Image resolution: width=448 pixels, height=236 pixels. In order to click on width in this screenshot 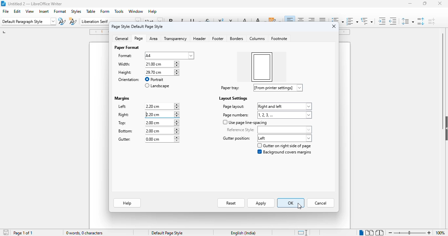, I will do `click(127, 64)`.